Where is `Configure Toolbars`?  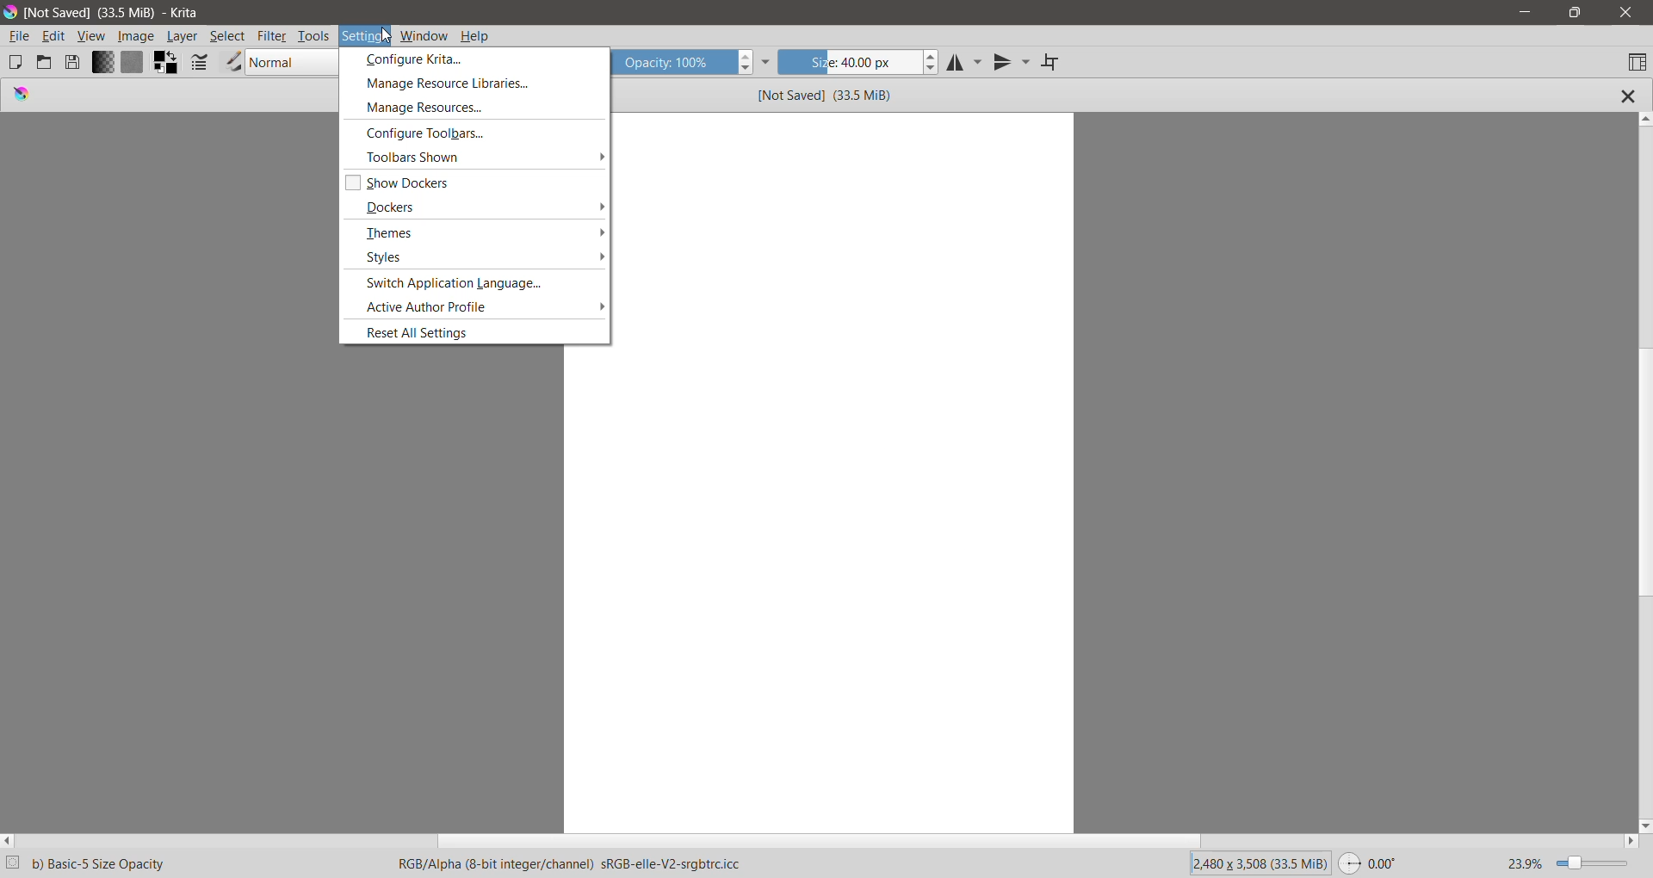
Configure Toolbars is located at coordinates (431, 132).